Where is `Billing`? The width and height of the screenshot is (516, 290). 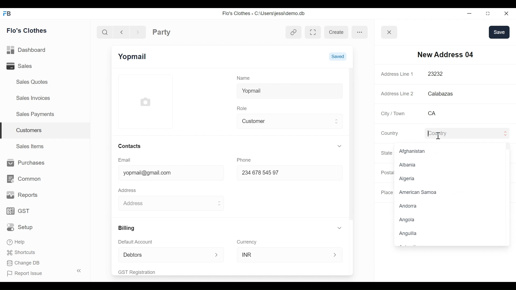
Billing is located at coordinates (126, 228).